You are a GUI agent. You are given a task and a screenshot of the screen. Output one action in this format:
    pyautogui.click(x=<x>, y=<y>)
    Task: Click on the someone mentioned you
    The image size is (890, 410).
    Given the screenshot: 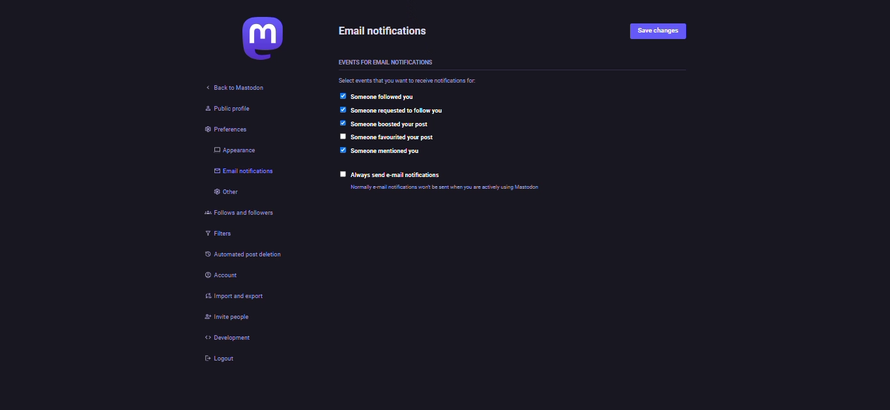 What is the action you would take?
    pyautogui.click(x=387, y=152)
    